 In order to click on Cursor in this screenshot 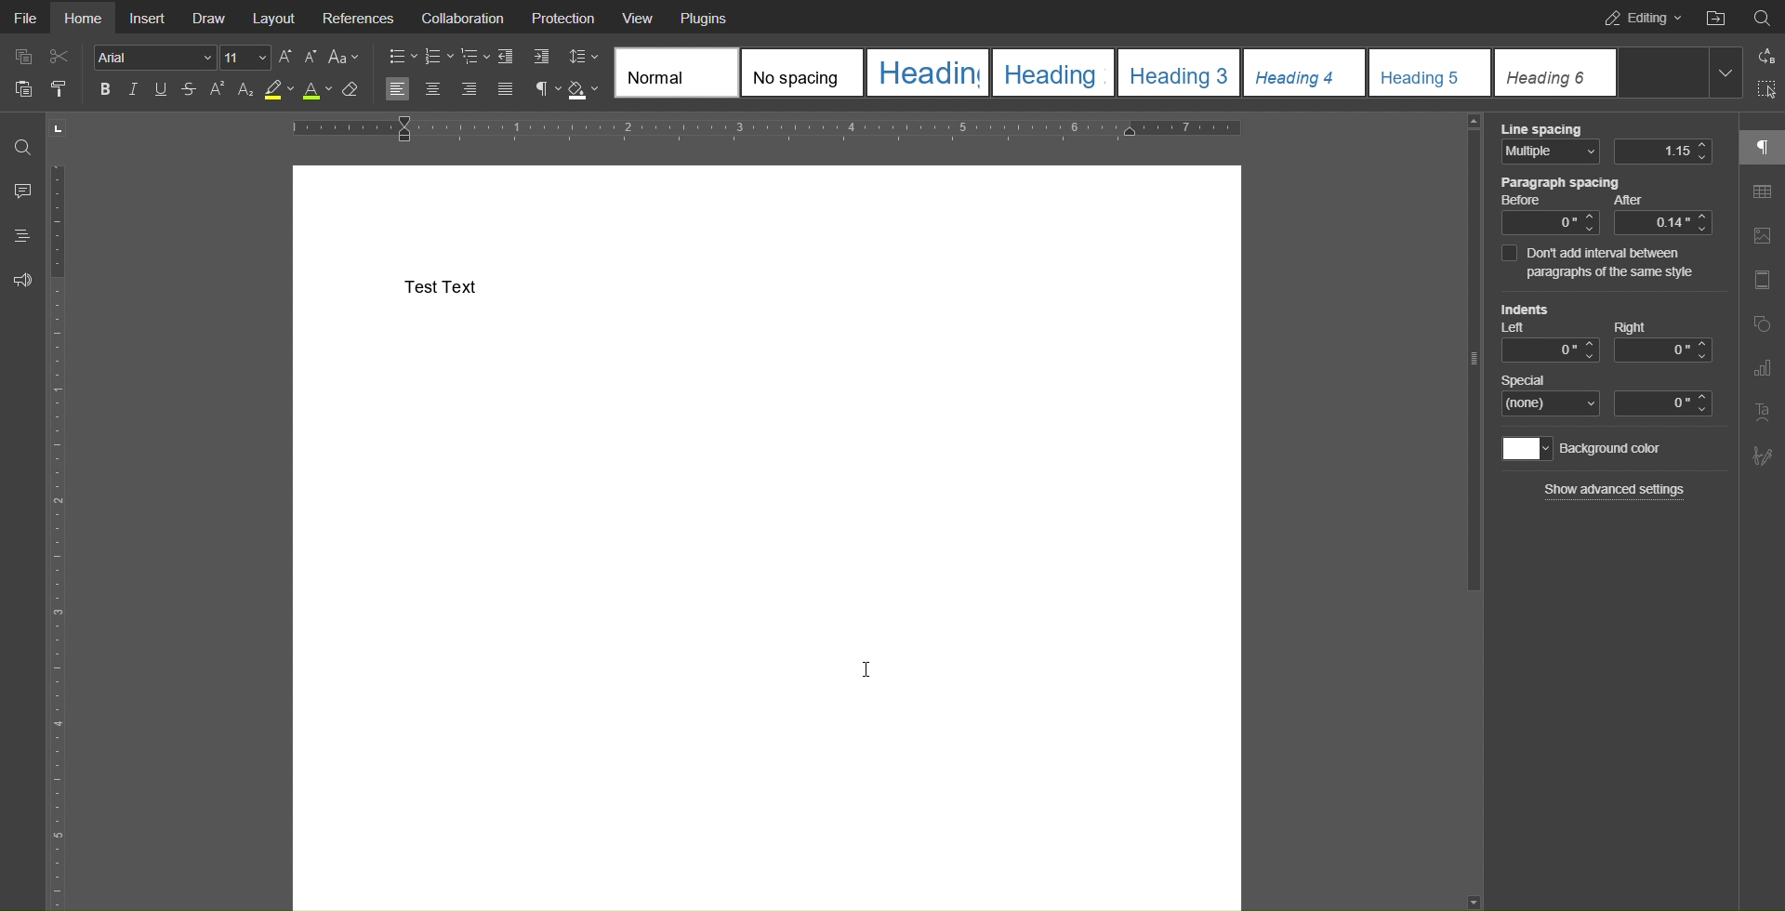, I will do `click(880, 669)`.